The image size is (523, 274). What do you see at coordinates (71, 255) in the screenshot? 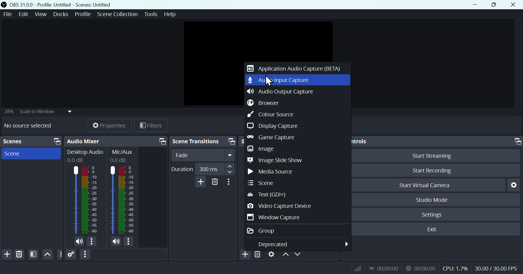
I see `Settings` at bounding box center [71, 255].